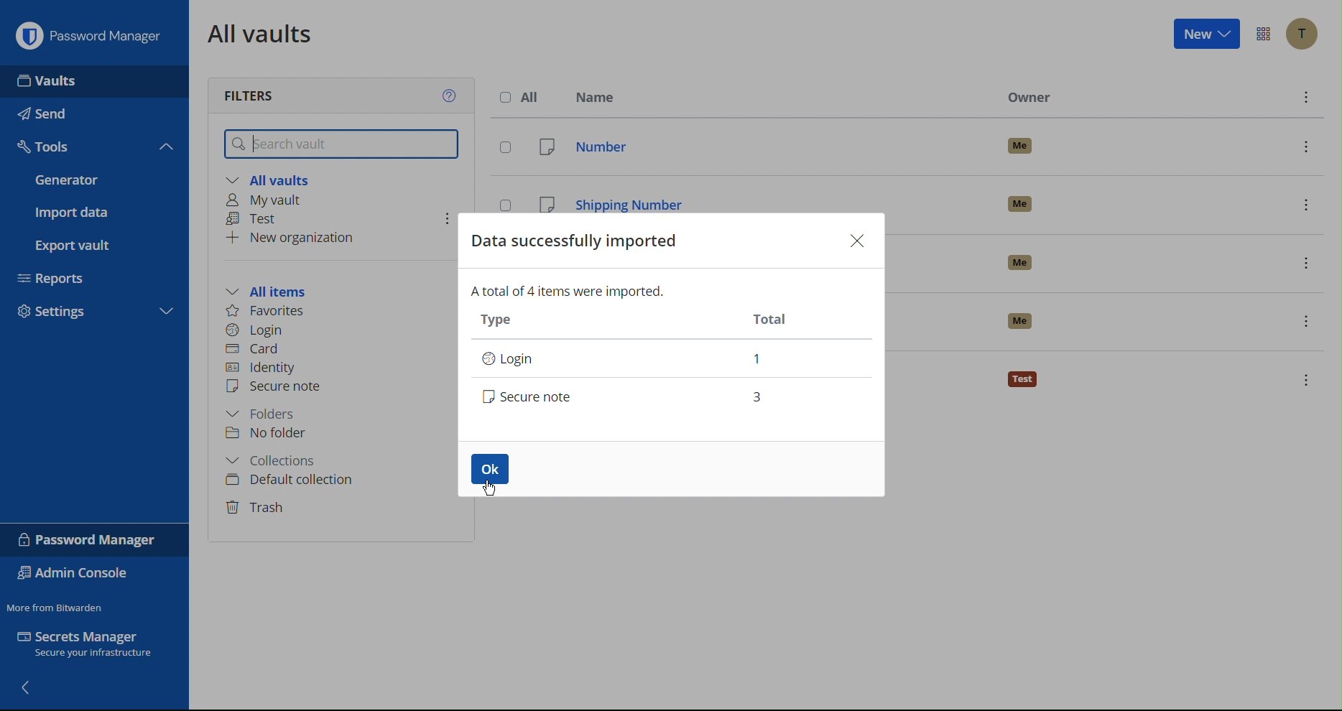 The height and width of the screenshot is (711, 1342). Describe the element at coordinates (574, 238) in the screenshot. I see `Data Successfully Imported` at that location.